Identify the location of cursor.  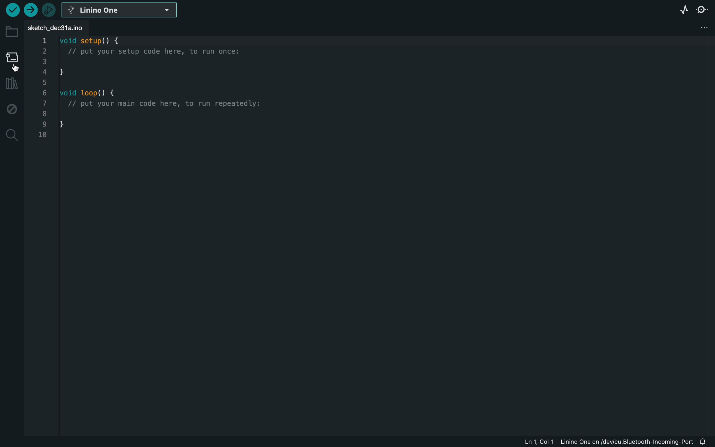
(17, 69).